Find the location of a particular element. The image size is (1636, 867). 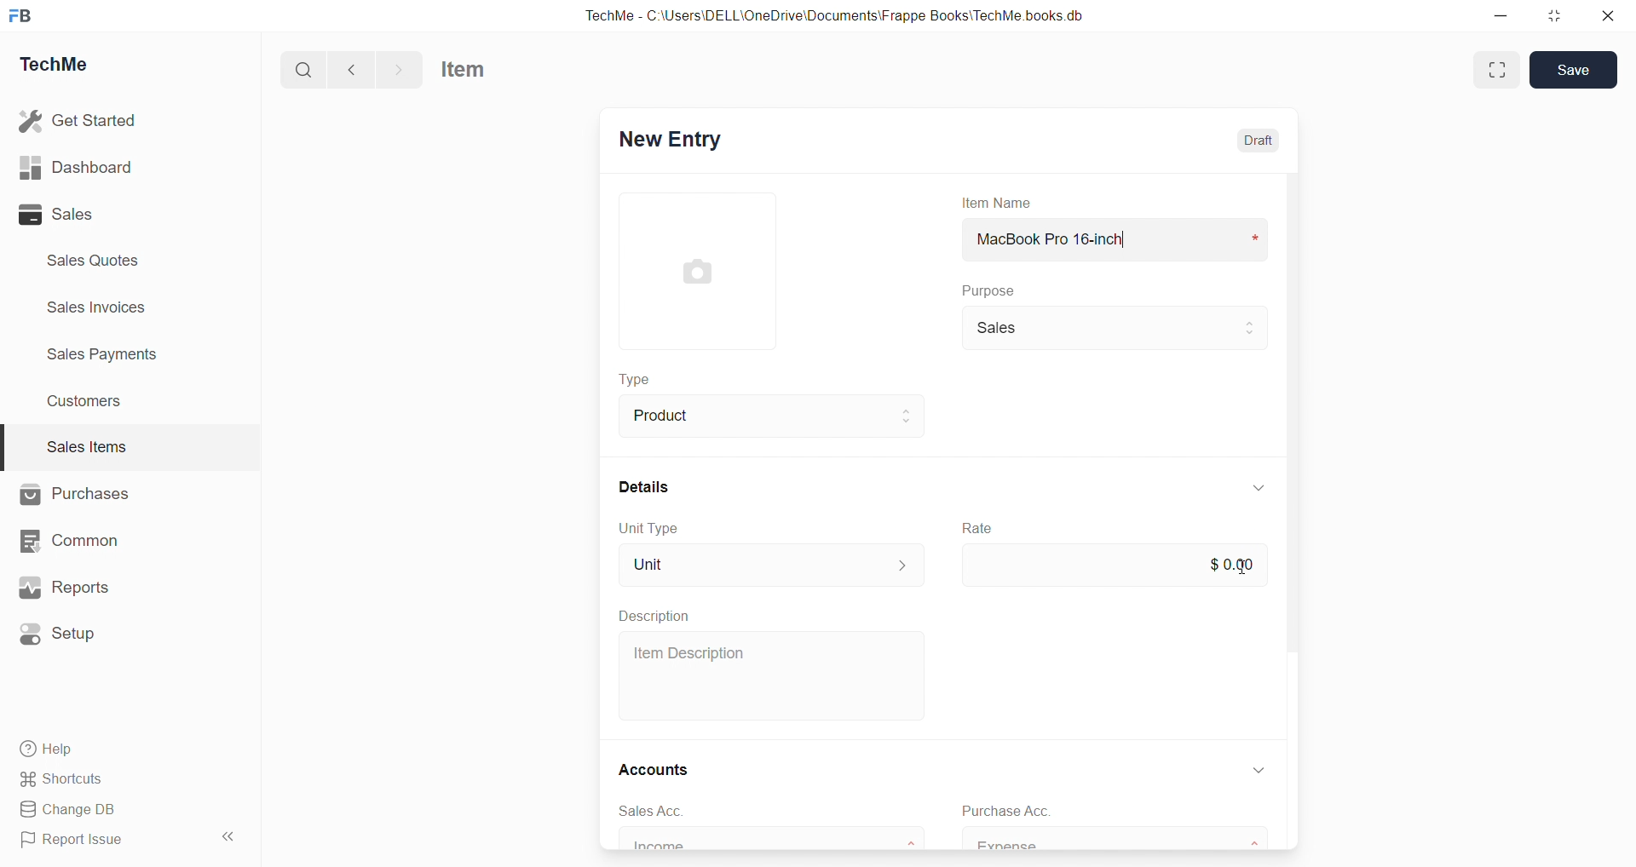

cursor is located at coordinates (1242, 569).